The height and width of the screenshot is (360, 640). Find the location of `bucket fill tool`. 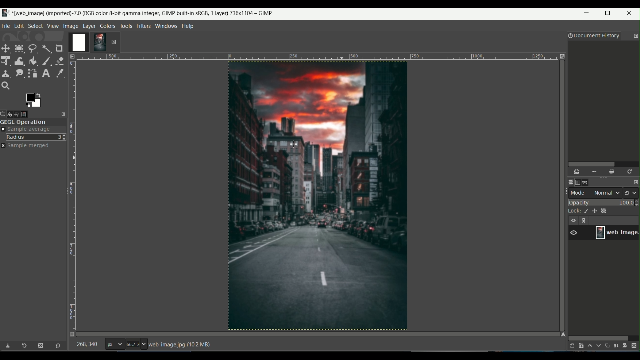

bucket fill tool is located at coordinates (33, 60).